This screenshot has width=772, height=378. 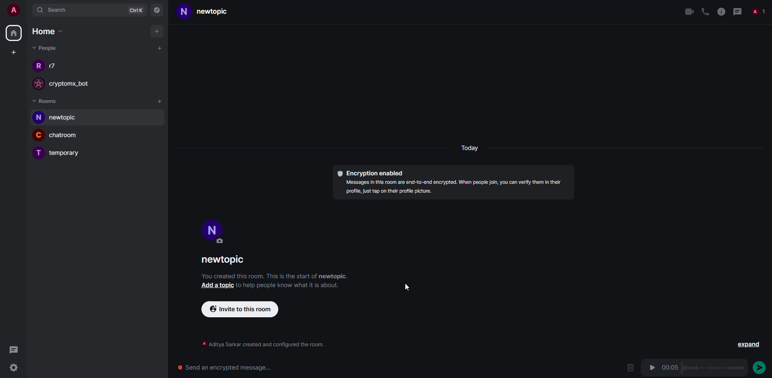 I want to click on N, so click(x=39, y=118).